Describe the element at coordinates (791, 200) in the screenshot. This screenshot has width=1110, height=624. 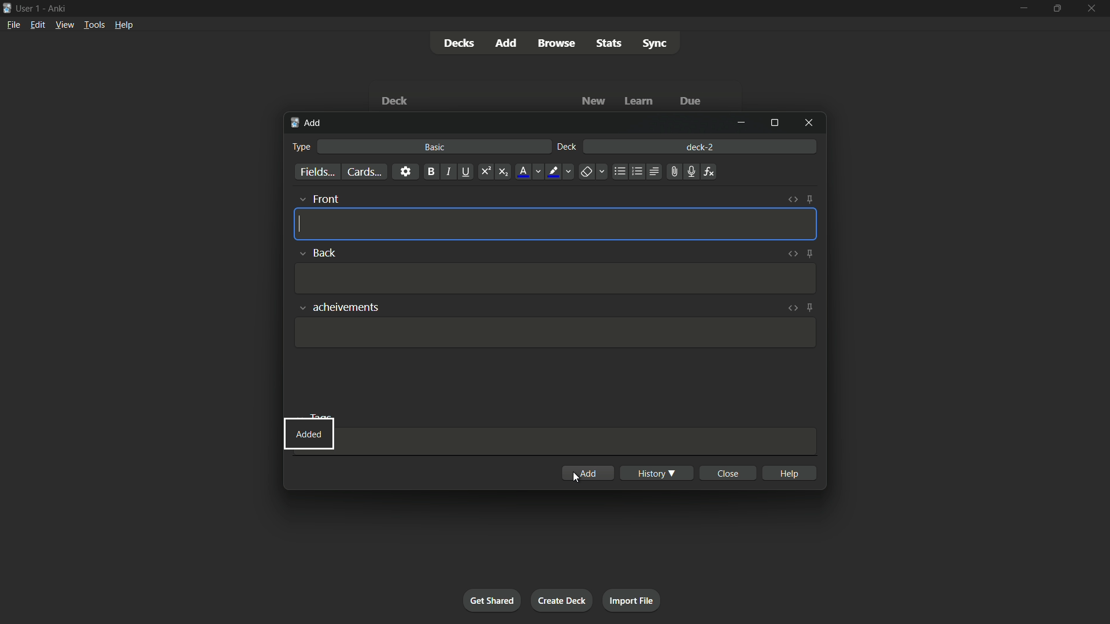
I see `toggle html editor` at that location.